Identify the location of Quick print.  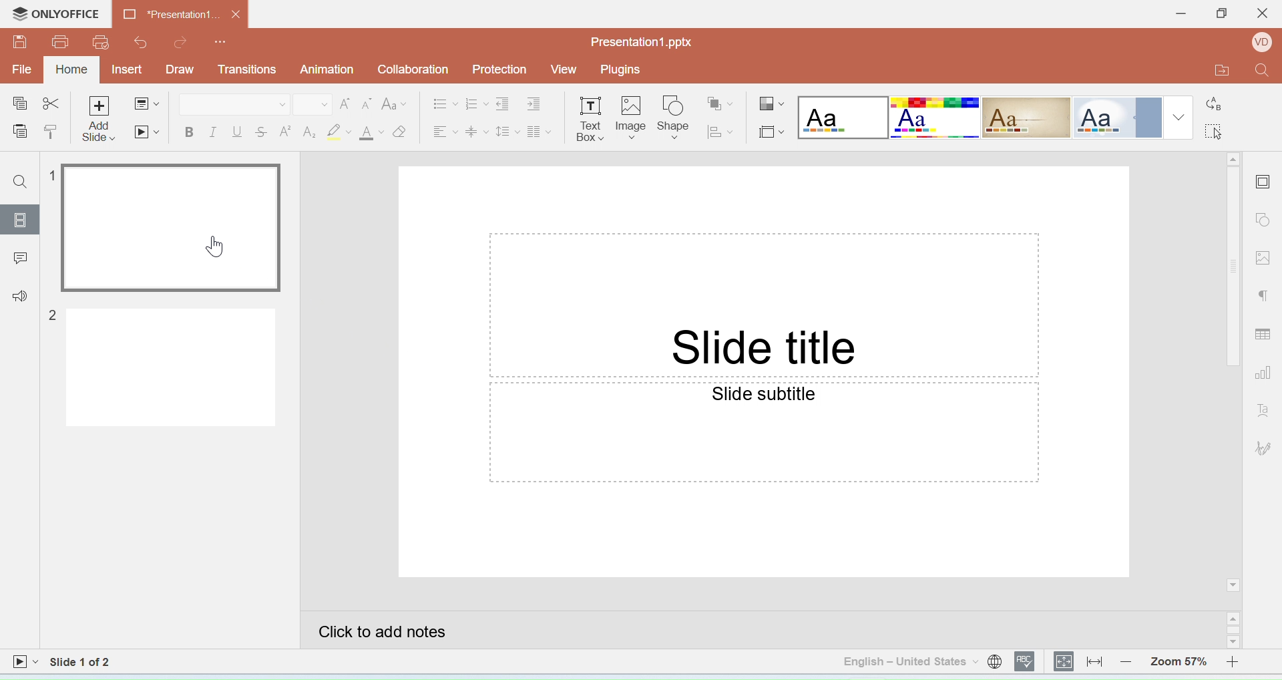
(101, 43).